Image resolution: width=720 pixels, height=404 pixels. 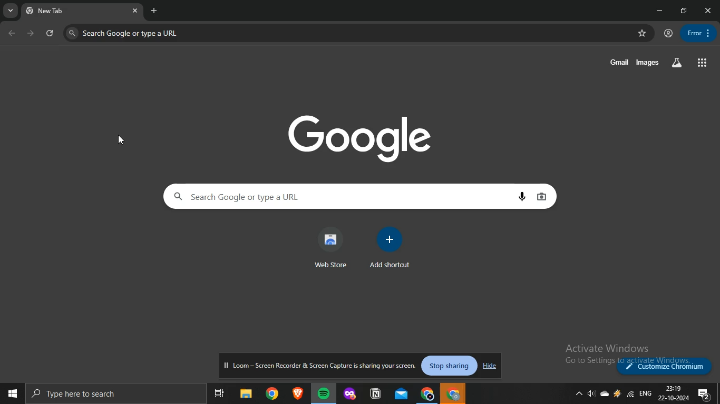 I want to click on type here to search, so click(x=111, y=393).